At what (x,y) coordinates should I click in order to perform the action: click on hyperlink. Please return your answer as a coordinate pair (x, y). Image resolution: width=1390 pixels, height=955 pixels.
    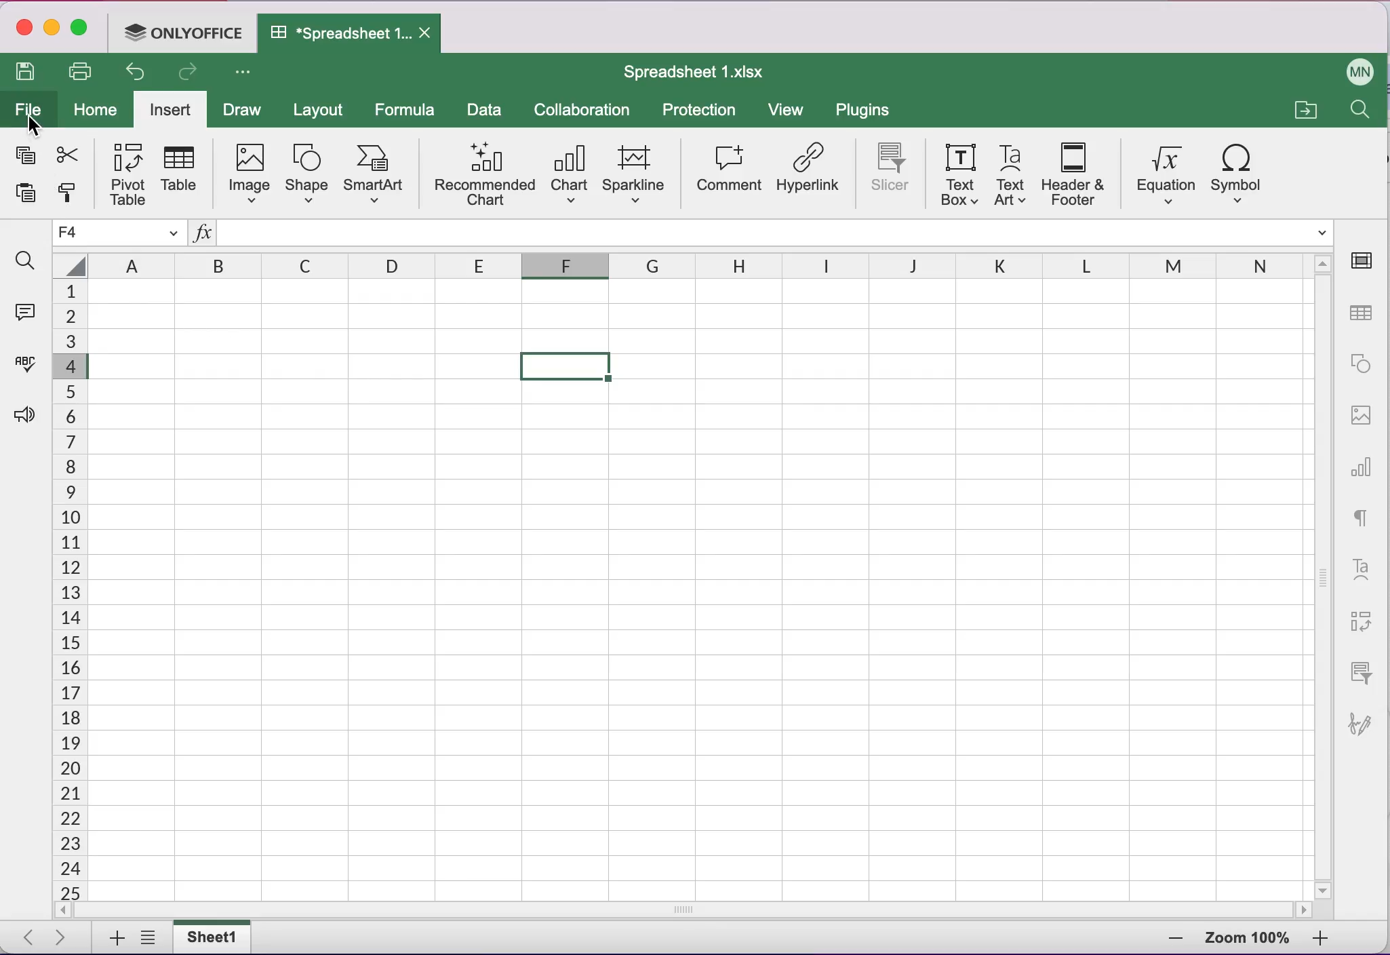
    Looking at the image, I should click on (809, 176).